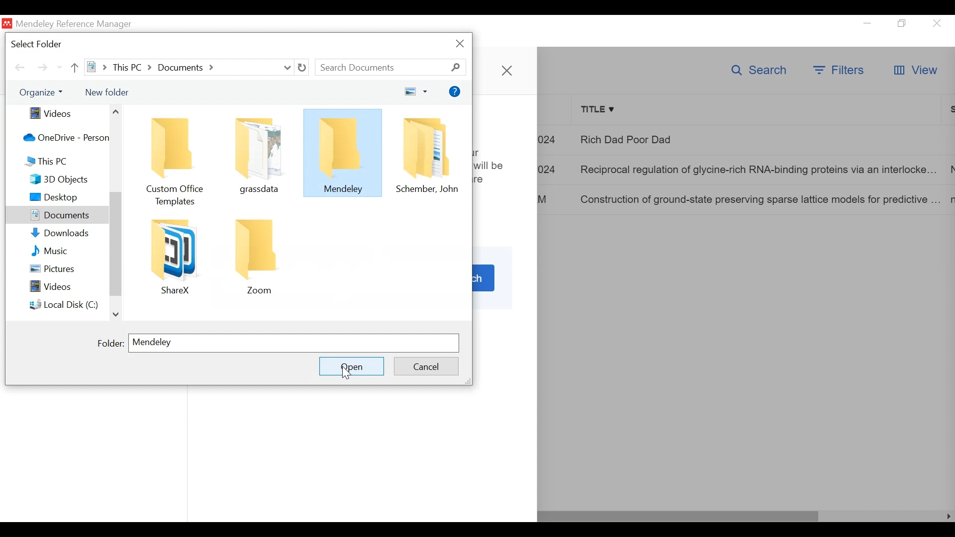 This screenshot has width=955, height=537. What do you see at coordinates (115, 244) in the screenshot?
I see `scroll bar` at bounding box center [115, 244].